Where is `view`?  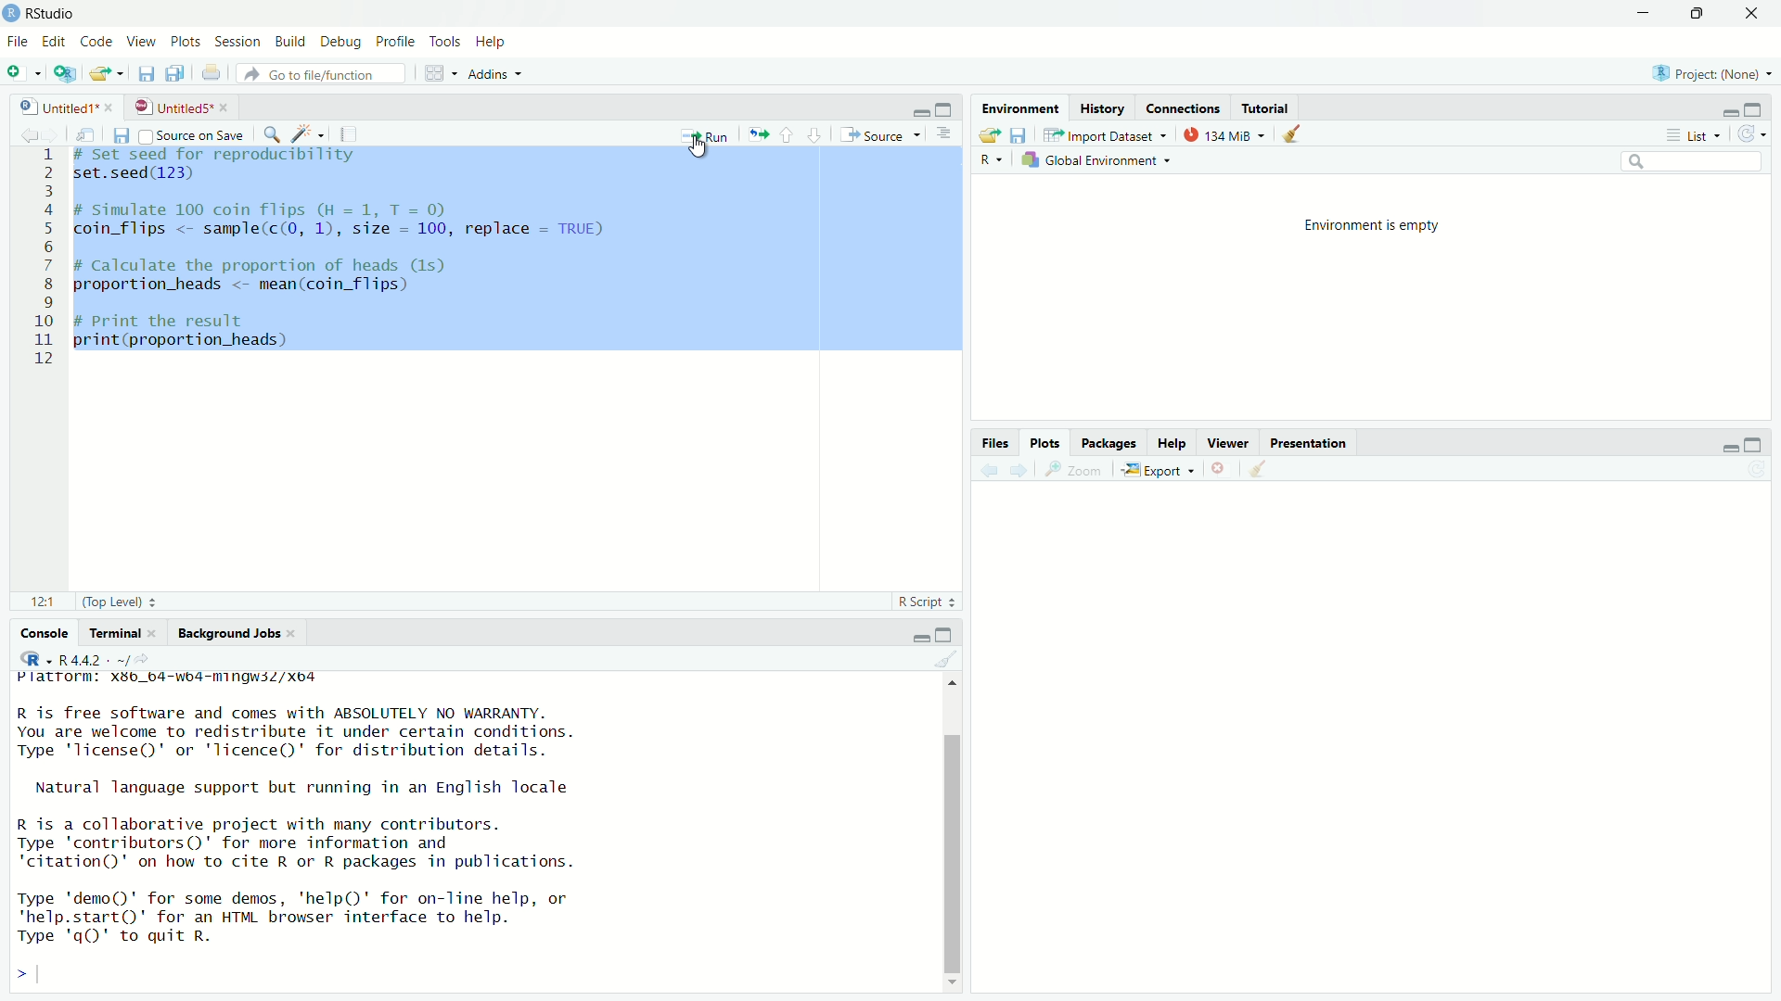 view is located at coordinates (142, 43).